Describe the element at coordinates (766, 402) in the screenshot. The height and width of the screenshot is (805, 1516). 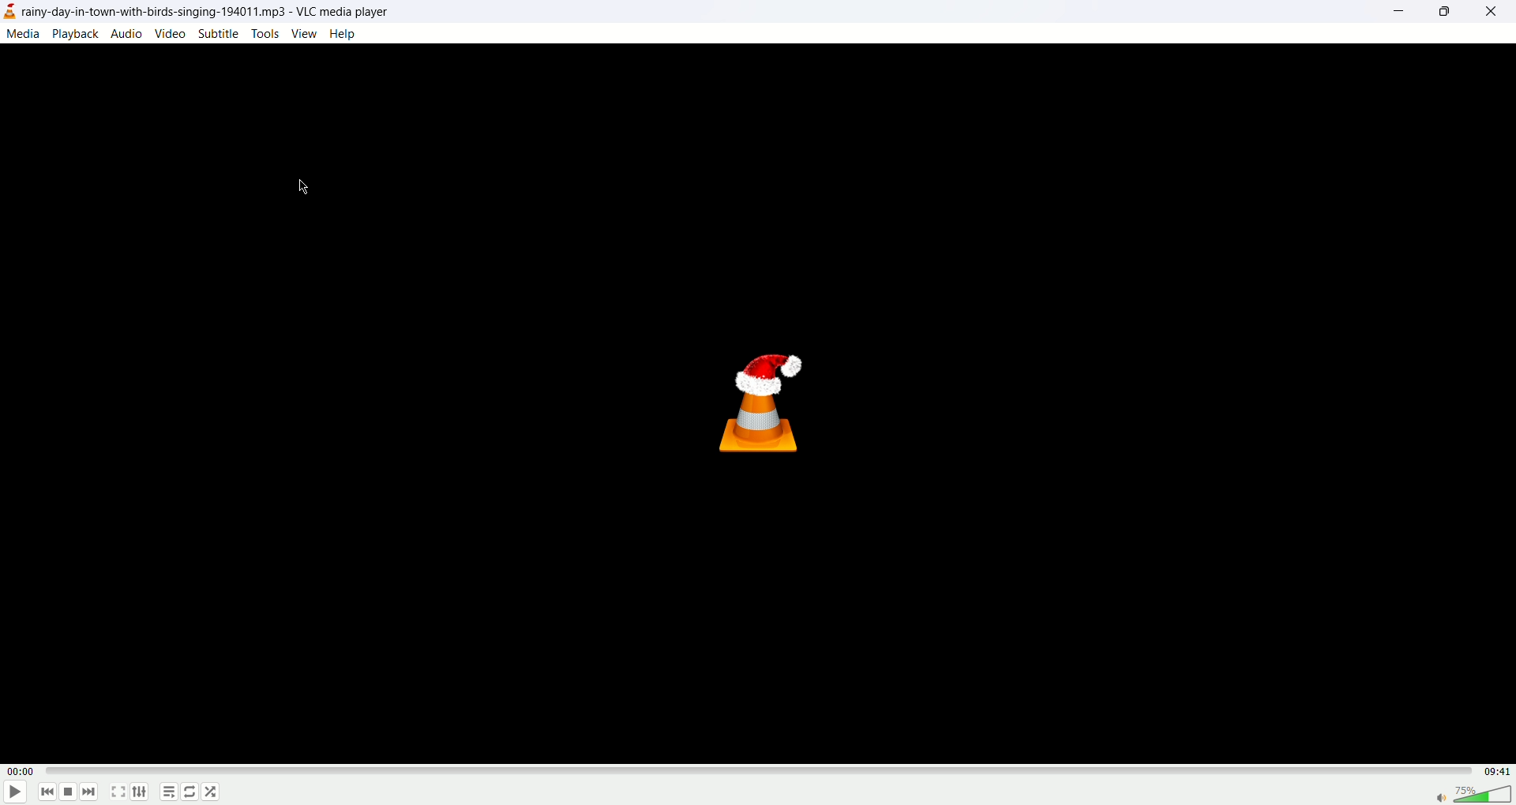
I see `VLC Icon` at that location.